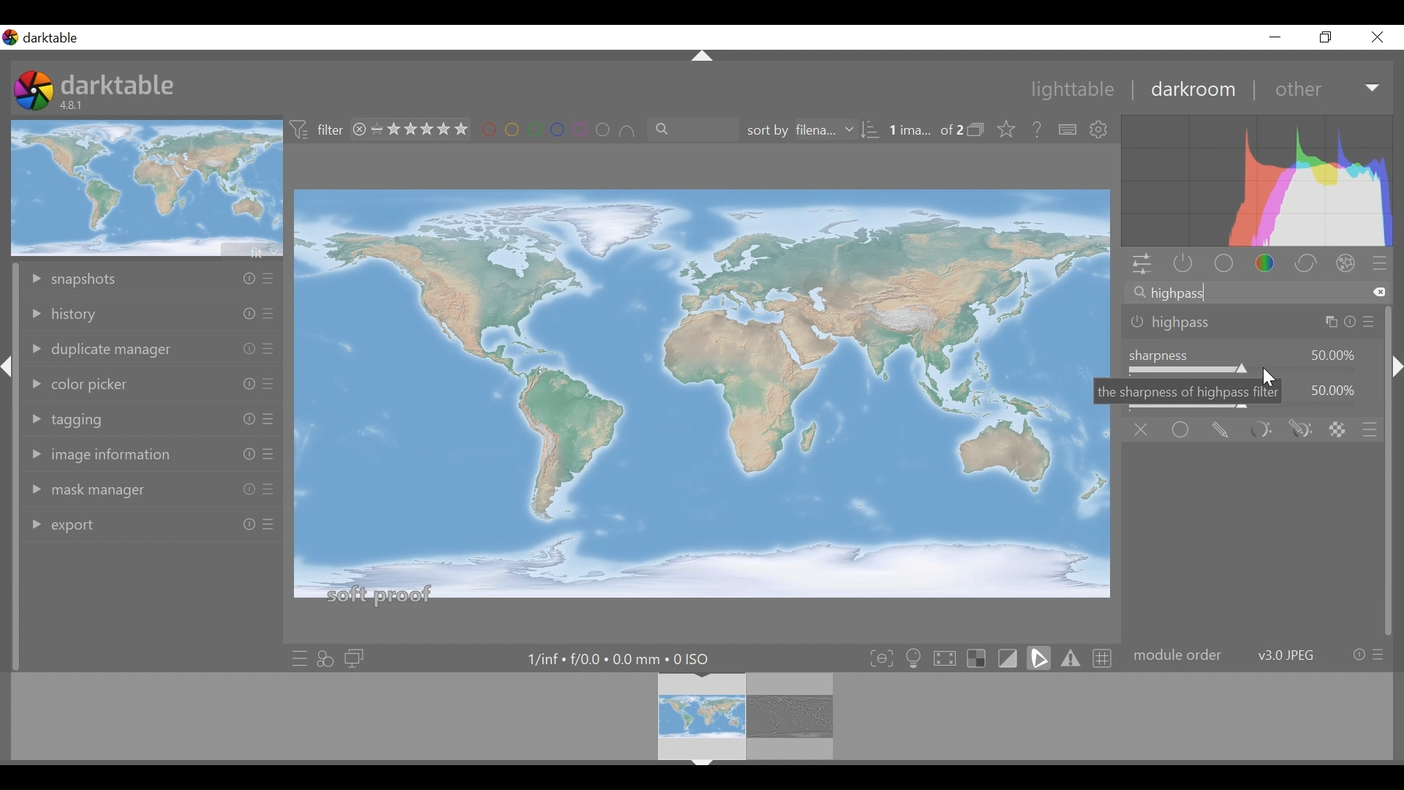 Image resolution: width=1404 pixels, height=790 pixels. I want to click on Cursor, so click(1267, 379).